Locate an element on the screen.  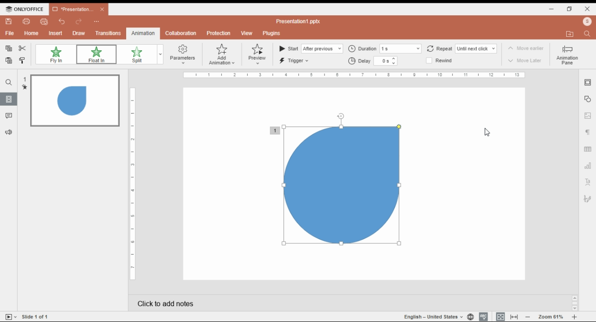
fly in is located at coordinates (55, 54).